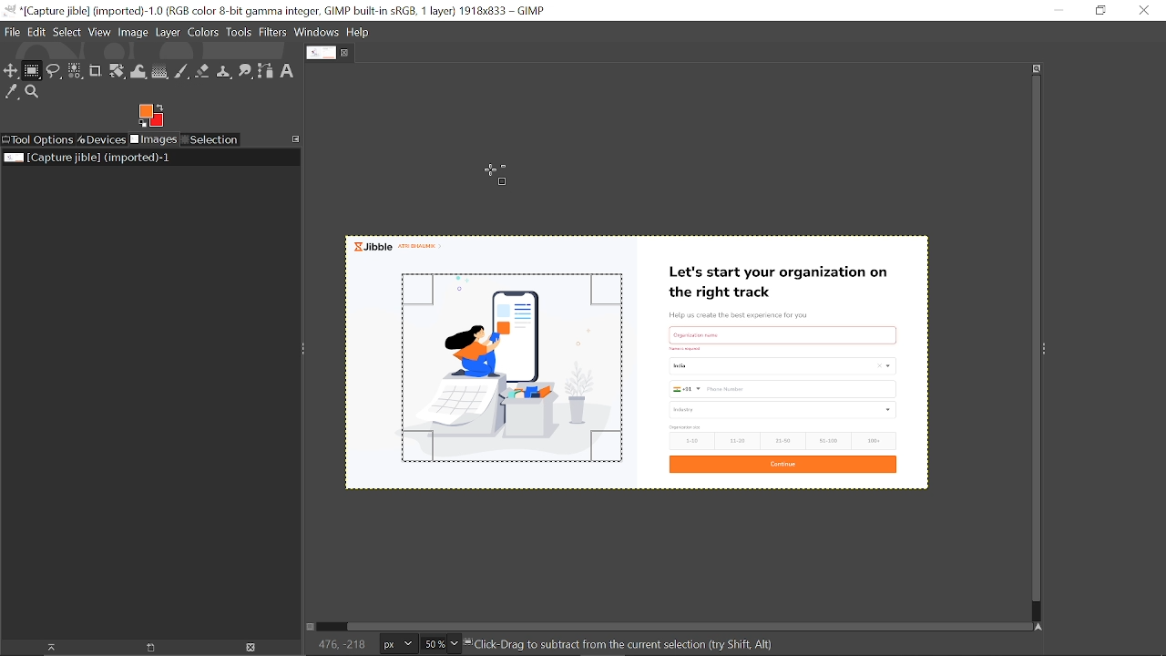  What do you see at coordinates (432, 645) in the screenshot?
I see `Current zoom` at bounding box center [432, 645].